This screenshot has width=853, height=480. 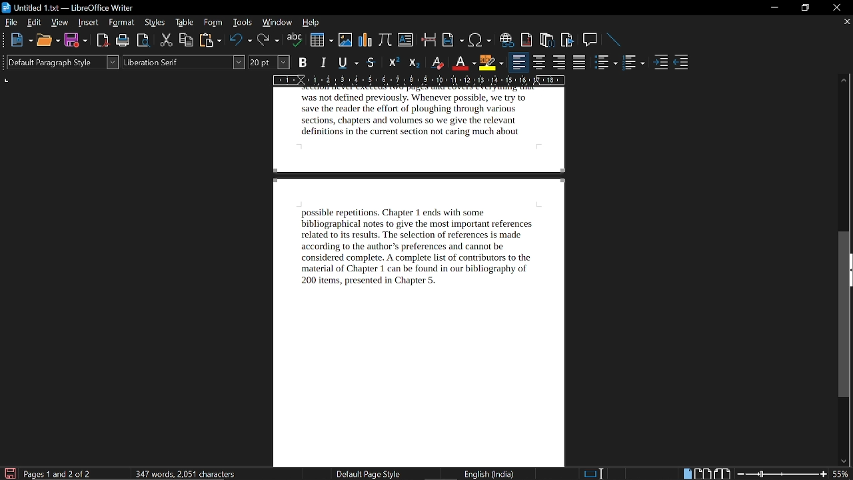 What do you see at coordinates (187, 41) in the screenshot?
I see `copy` at bounding box center [187, 41].